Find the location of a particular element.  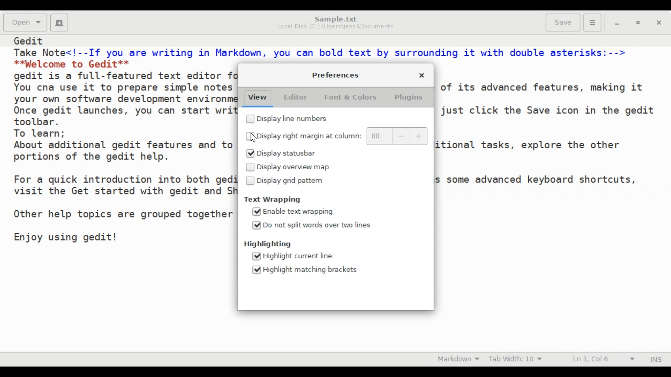

View is located at coordinates (259, 97).